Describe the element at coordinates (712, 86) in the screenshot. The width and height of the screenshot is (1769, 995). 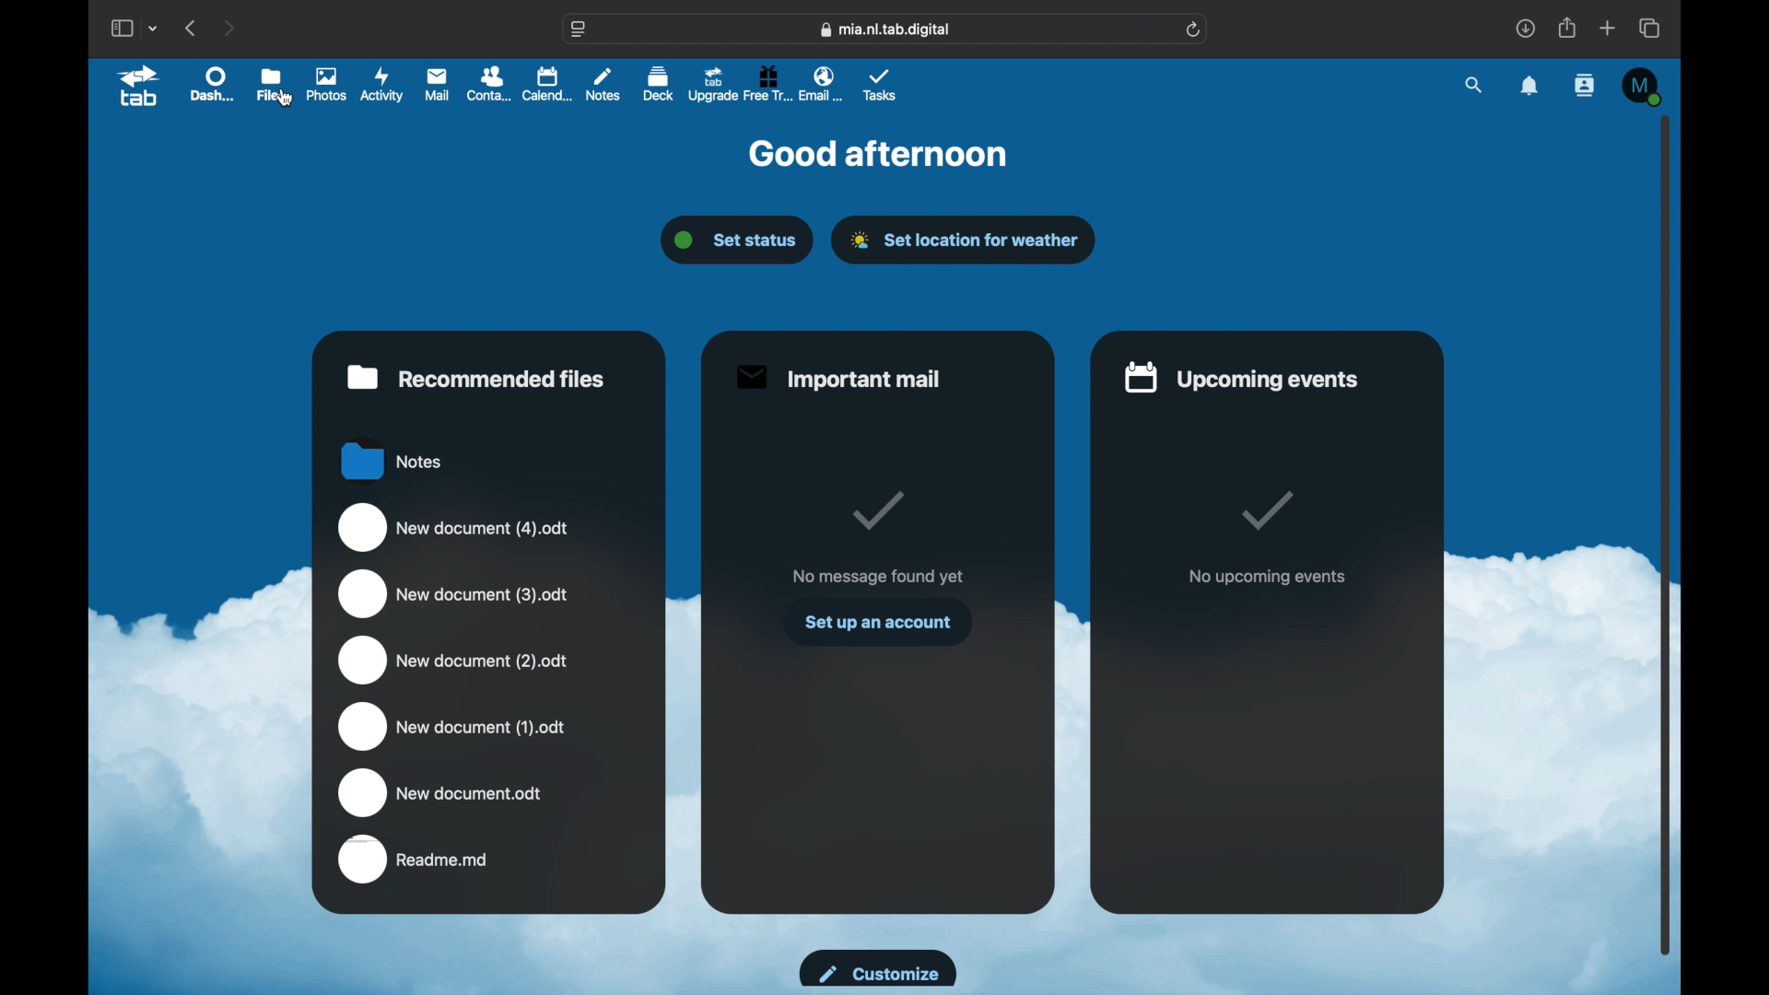
I see `upgrade` at that location.